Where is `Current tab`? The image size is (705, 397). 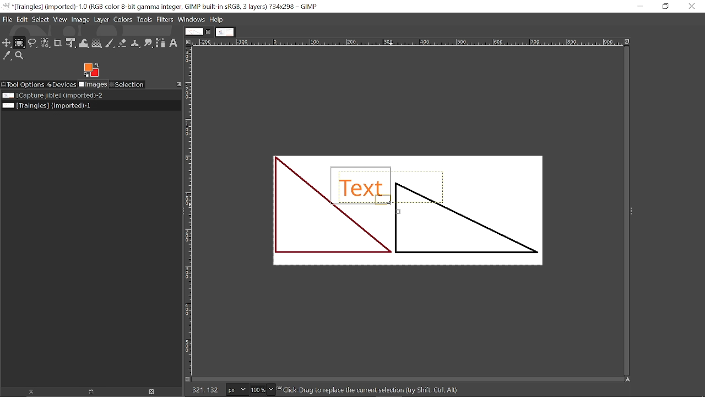
Current tab is located at coordinates (193, 32).